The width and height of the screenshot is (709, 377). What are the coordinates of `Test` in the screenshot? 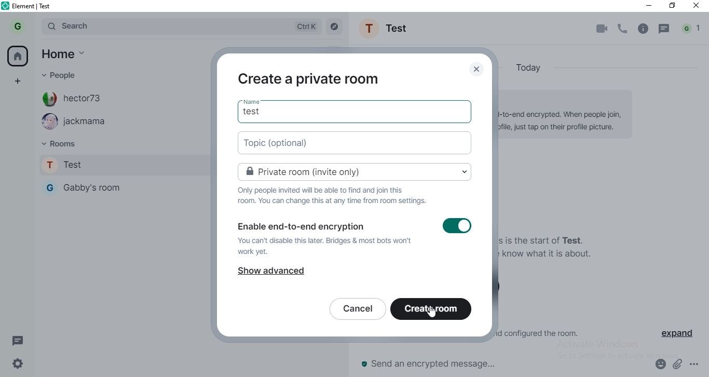 It's located at (387, 28).